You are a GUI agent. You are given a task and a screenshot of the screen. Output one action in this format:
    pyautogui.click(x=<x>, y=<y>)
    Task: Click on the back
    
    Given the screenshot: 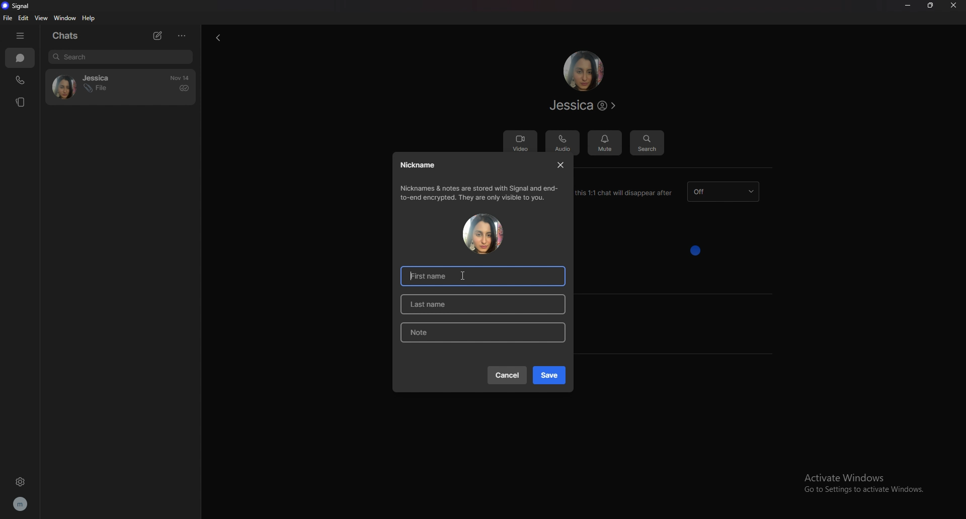 What is the action you would take?
    pyautogui.click(x=218, y=37)
    